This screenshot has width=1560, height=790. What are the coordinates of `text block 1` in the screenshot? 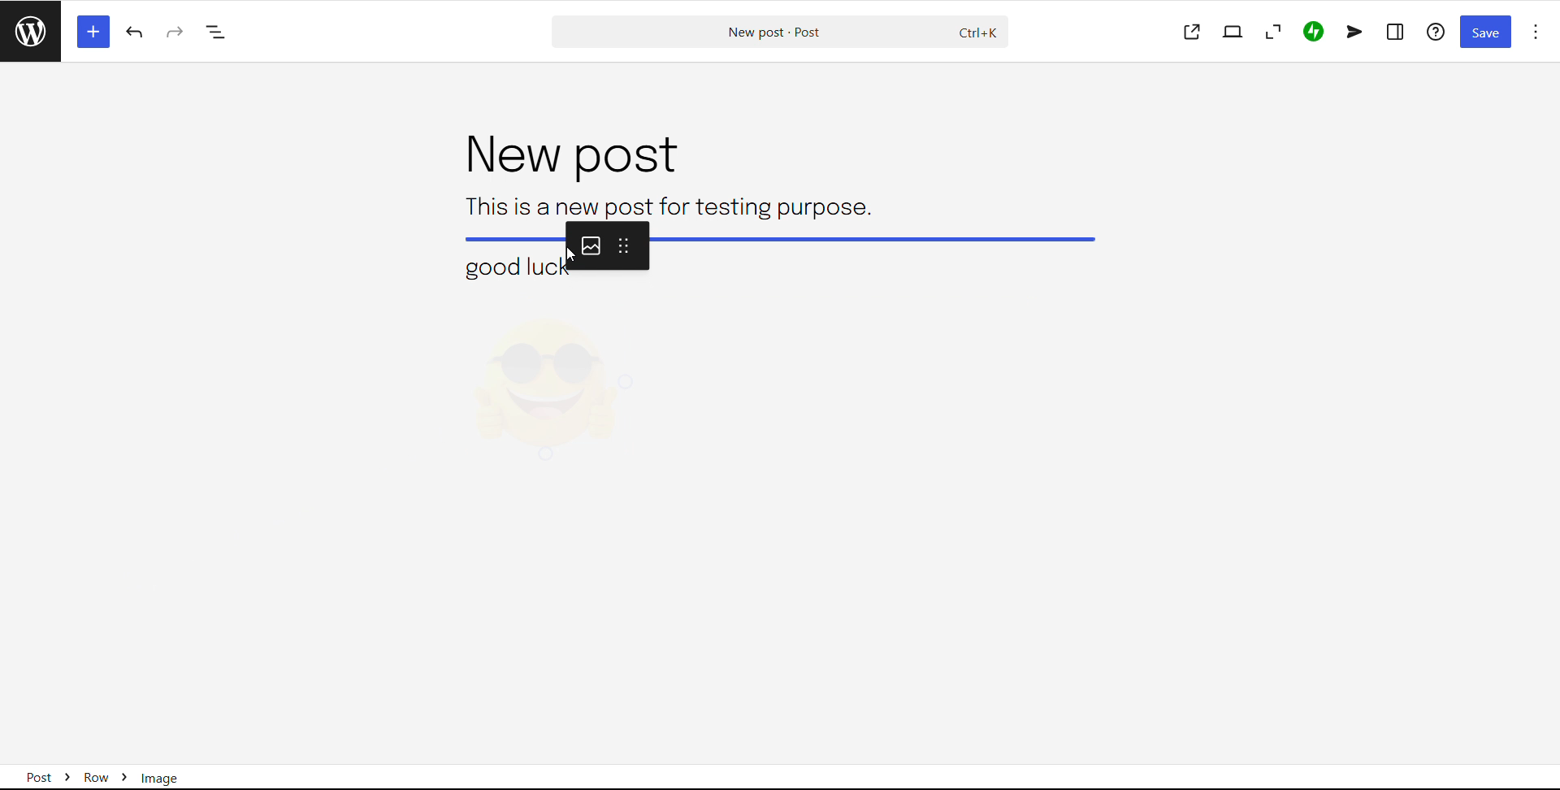 It's located at (665, 206).